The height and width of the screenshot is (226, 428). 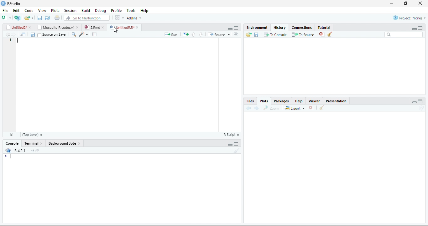 I want to click on viewer, so click(x=314, y=100).